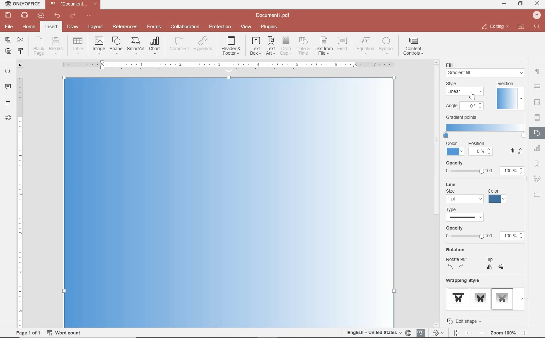 This screenshot has width=545, height=338. What do you see at coordinates (479, 253) in the screenshot?
I see `THROUGH` at bounding box center [479, 253].